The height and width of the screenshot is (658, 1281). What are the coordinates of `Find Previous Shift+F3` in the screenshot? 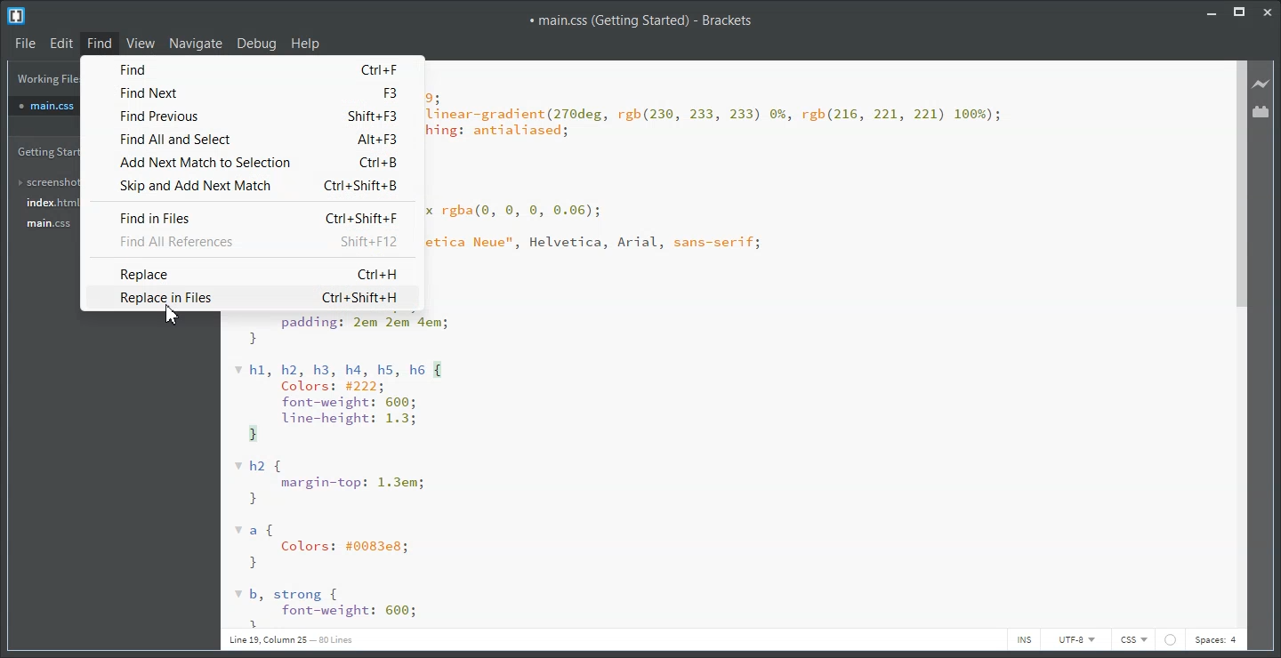 It's located at (255, 116).